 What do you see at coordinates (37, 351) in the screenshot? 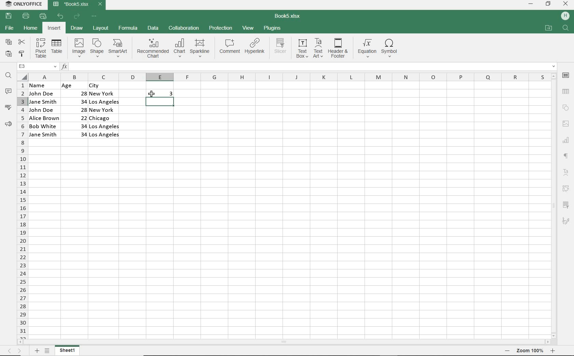
I see `ADD SHEETS` at bounding box center [37, 351].